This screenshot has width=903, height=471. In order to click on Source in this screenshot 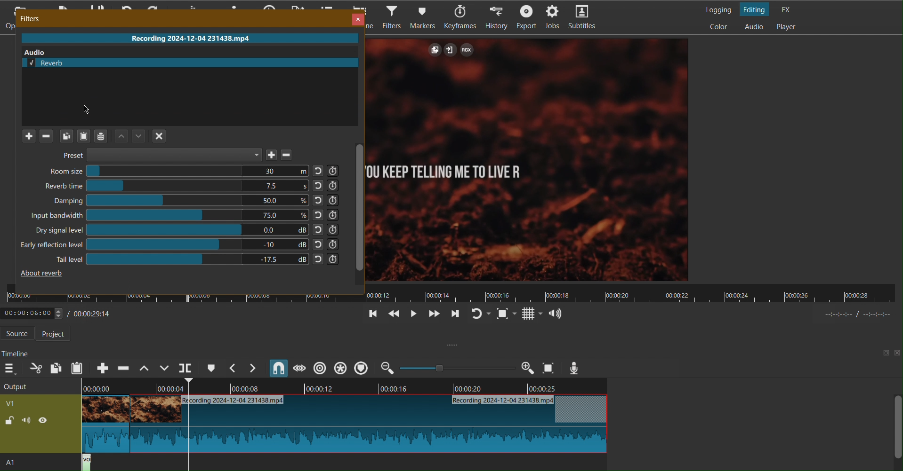, I will do `click(20, 333)`.